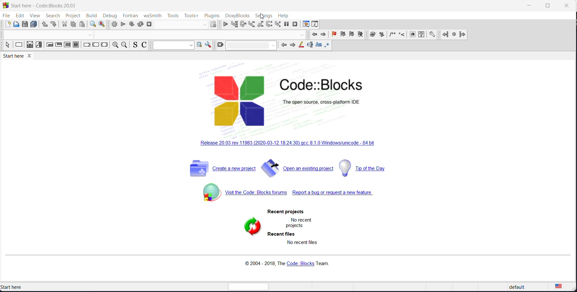 Image resolution: width=577 pixels, height=292 pixels. What do you see at coordinates (209, 45) in the screenshot?
I see `settings` at bounding box center [209, 45].